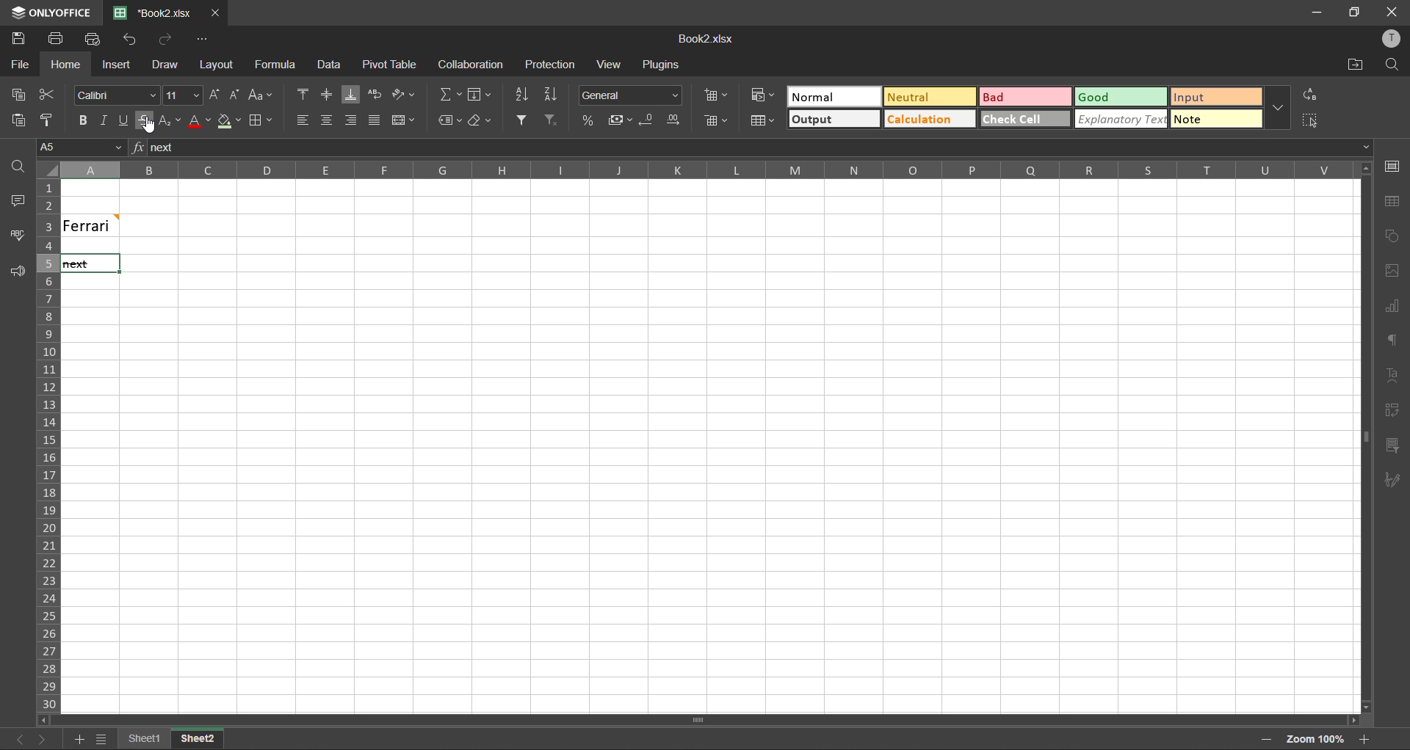 Image resolution: width=1410 pixels, height=750 pixels. What do you see at coordinates (1121, 120) in the screenshot?
I see `explanatory text` at bounding box center [1121, 120].